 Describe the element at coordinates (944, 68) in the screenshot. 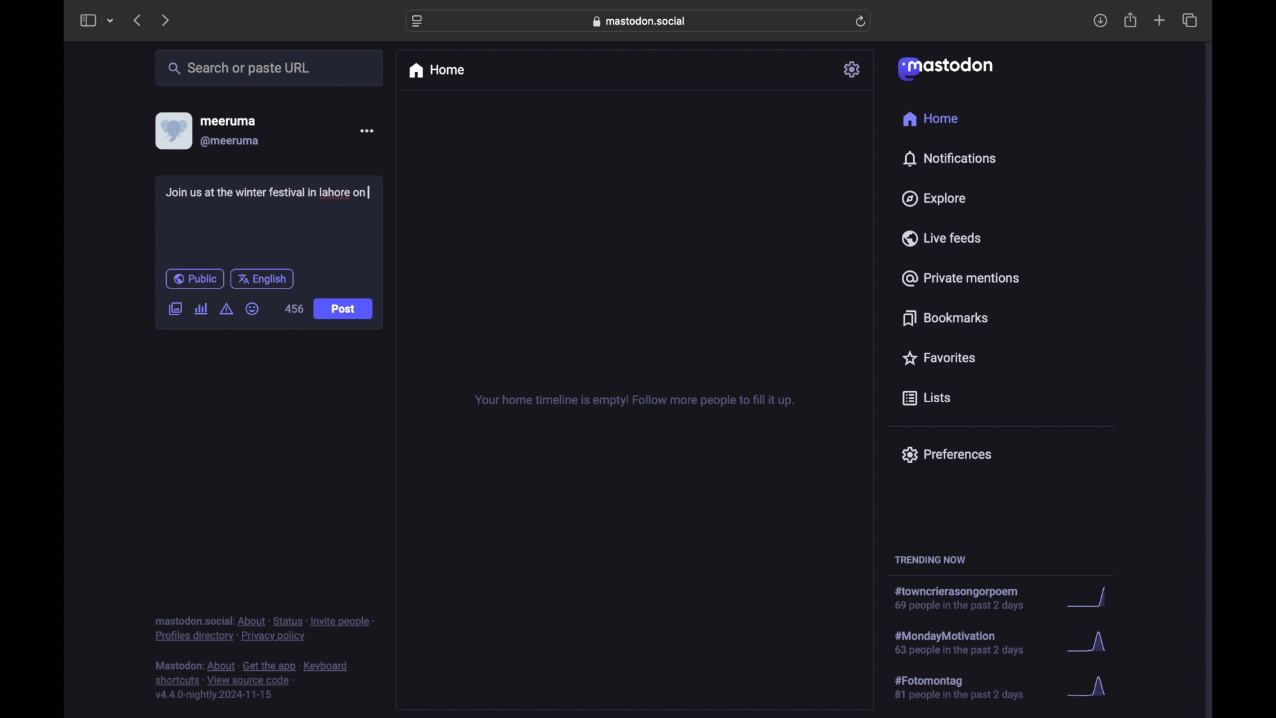

I see `mastodon` at that location.